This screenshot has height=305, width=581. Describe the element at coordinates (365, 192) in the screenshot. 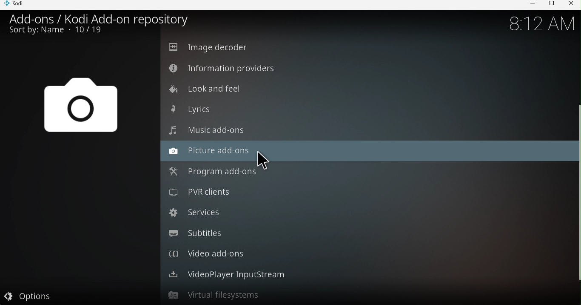

I see `PVR clients` at that location.